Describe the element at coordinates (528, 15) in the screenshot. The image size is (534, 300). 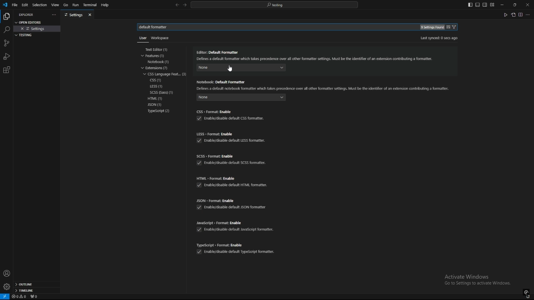
I see `more actions` at that location.